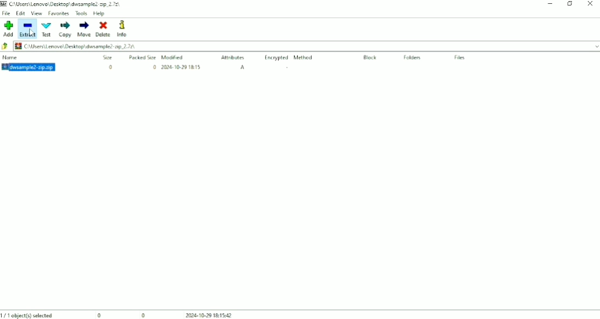  What do you see at coordinates (571, 4) in the screenshot?
I see `Restore Down` at bounding box center [571, 4].